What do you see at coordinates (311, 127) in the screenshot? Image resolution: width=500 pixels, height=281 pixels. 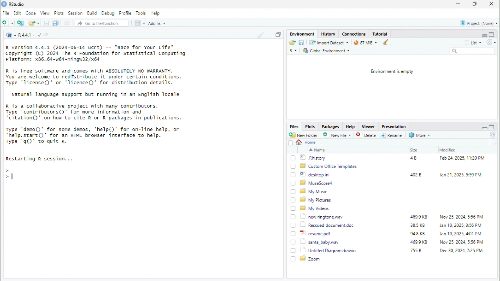 I see `Plots` at bounding box center [311, 127].